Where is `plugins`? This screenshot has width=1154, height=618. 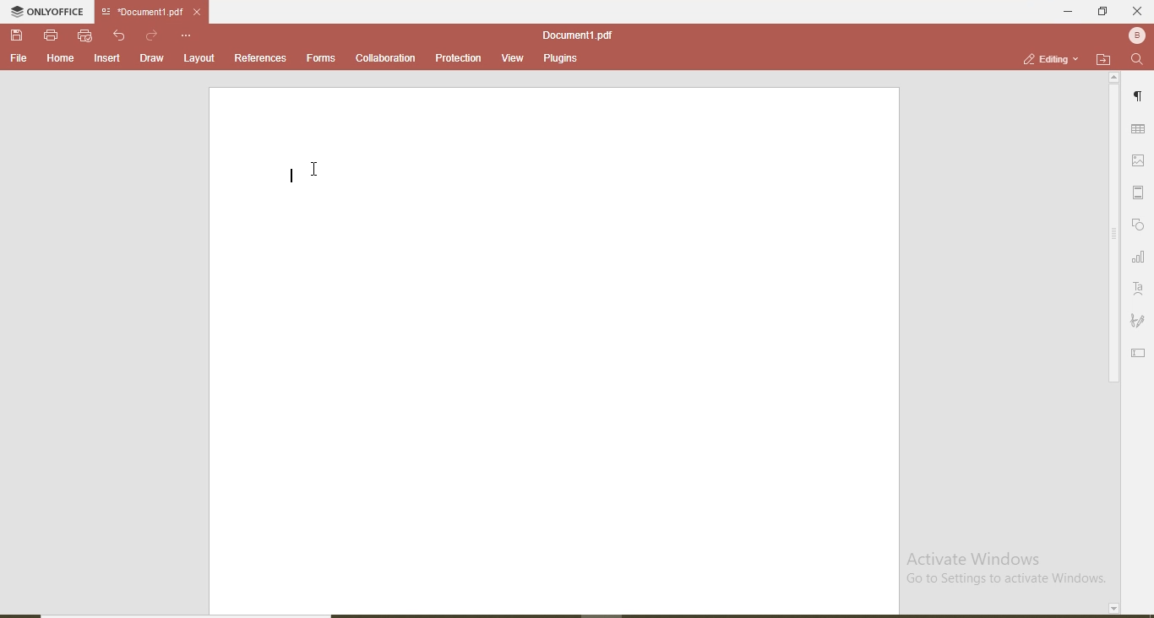
plugins is located at coordinates (559, 60).